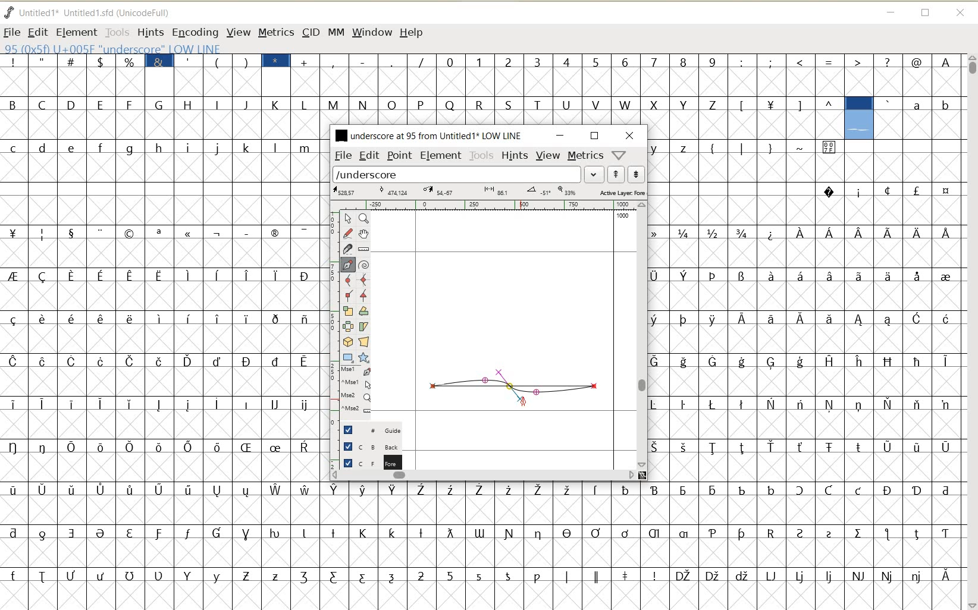  What do you see at coordinates (12, 32) in the screenshot?
I see `FILE` at bounding box center [12, 32].